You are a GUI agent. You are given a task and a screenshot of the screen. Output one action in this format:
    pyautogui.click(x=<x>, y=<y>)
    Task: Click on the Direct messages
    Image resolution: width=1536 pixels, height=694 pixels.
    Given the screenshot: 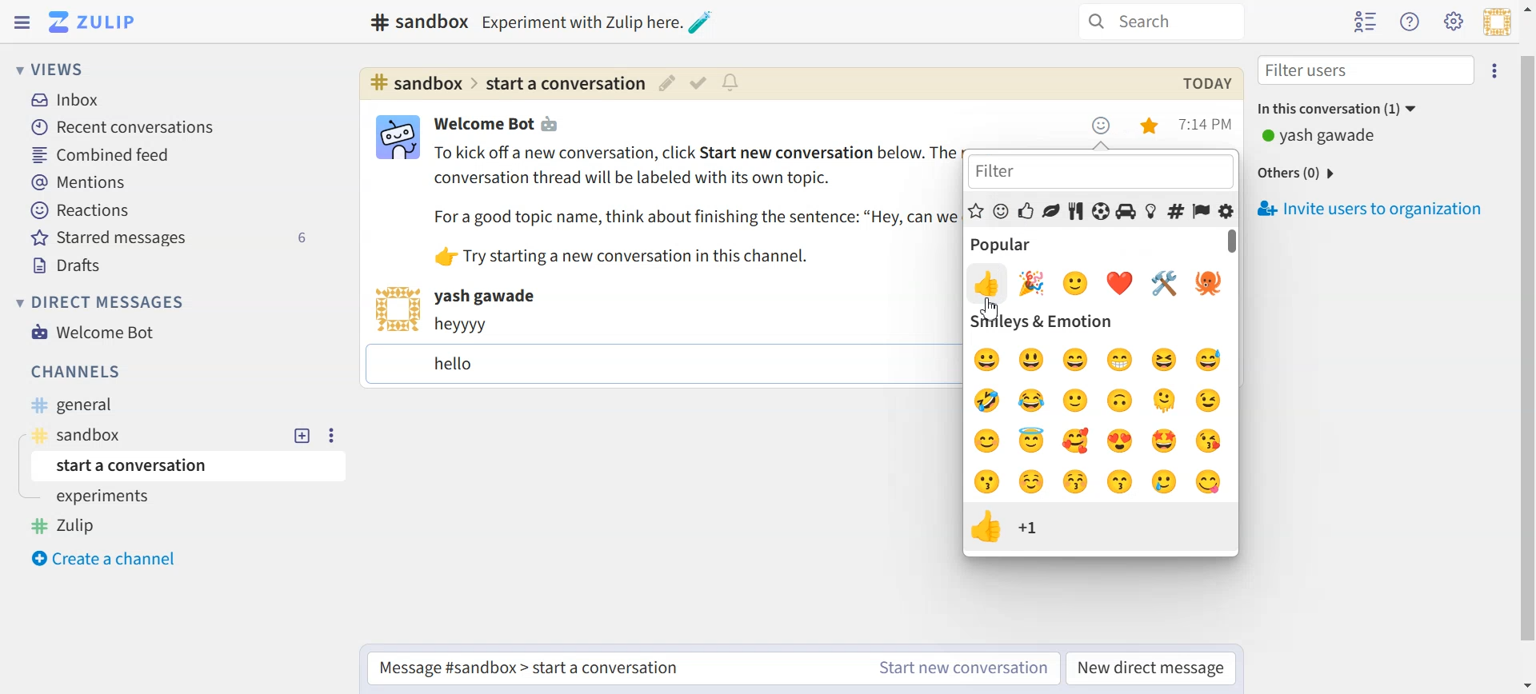 What is the action you would take?
    pyautogui.click(x=104, y=302)
    